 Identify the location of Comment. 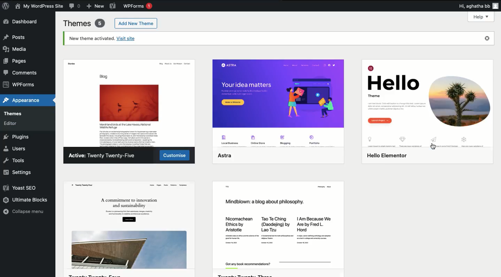
(76, 6).